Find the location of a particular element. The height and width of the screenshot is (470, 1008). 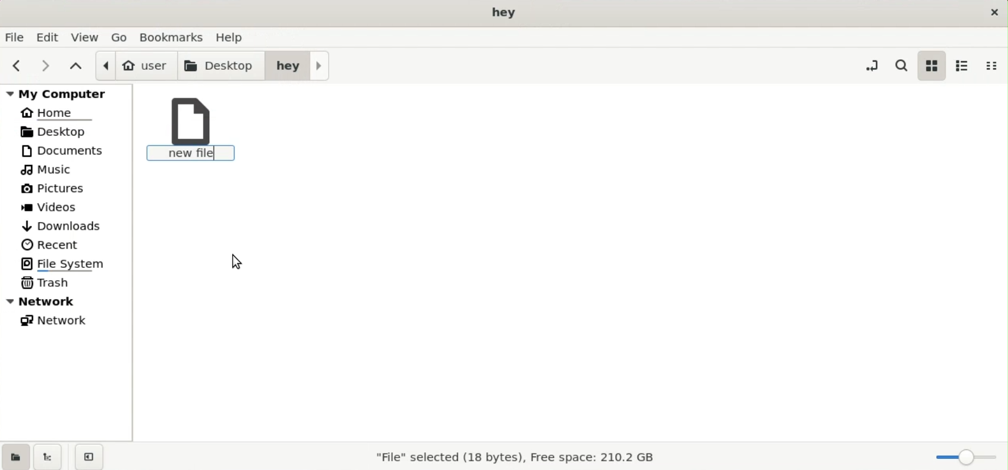

hey is located at coordinates (298, 65).